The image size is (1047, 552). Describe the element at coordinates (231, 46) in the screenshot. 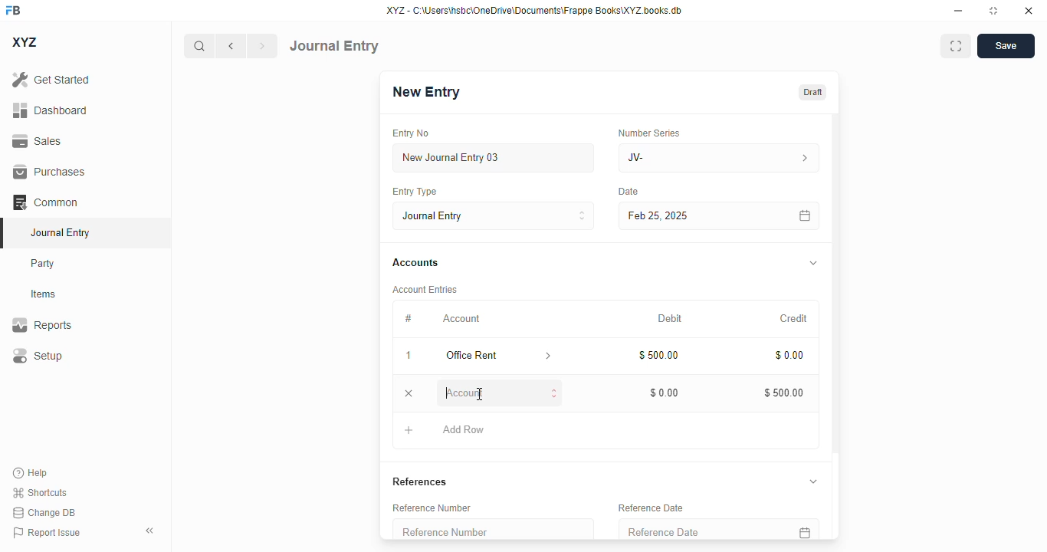

I see `previous` at that location.